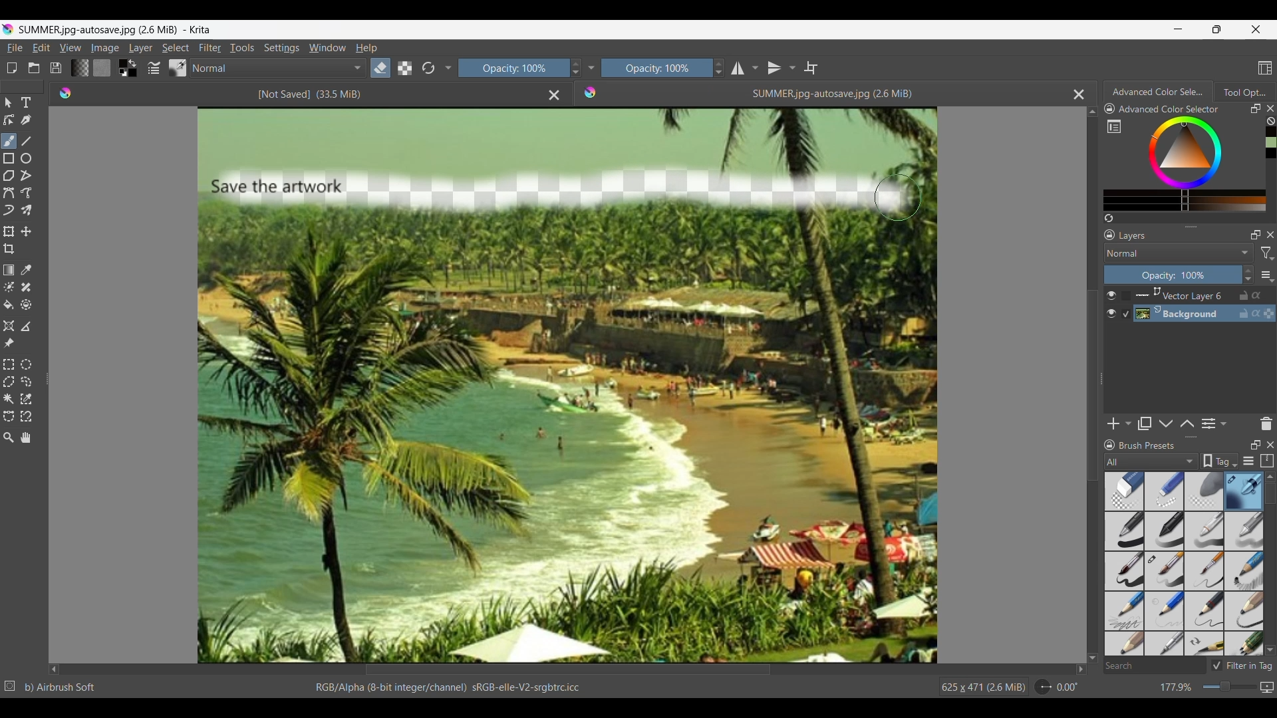 The height and width of the screenshot is (718, 1277). What do you see at coordinates (9, 400) in the screenshot?
I see `Contiguous selection tool` at bounding box center [9, 400].